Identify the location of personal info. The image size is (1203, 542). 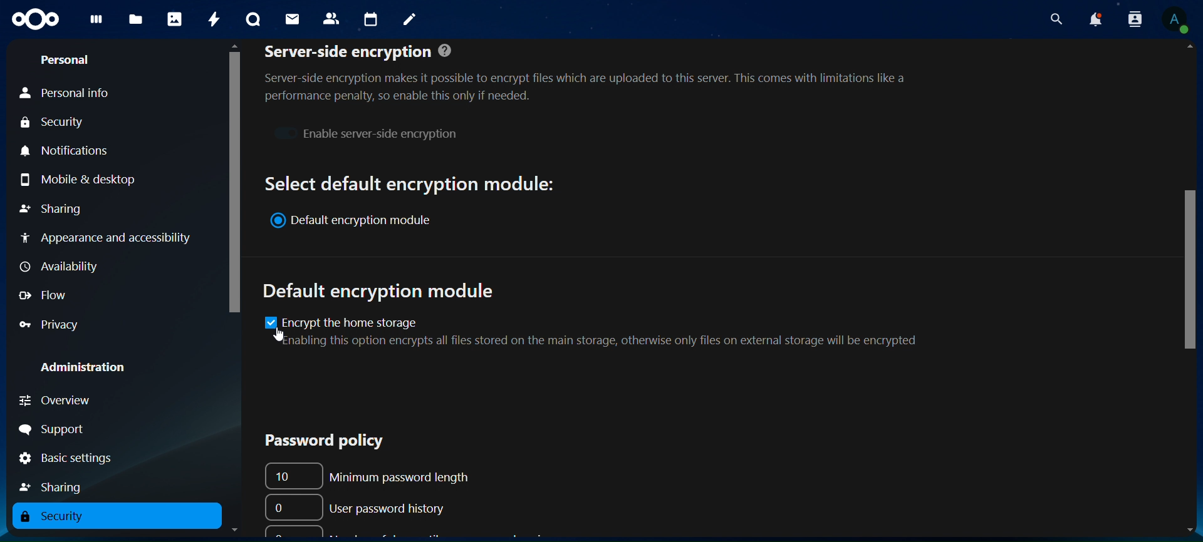
(66, 94).